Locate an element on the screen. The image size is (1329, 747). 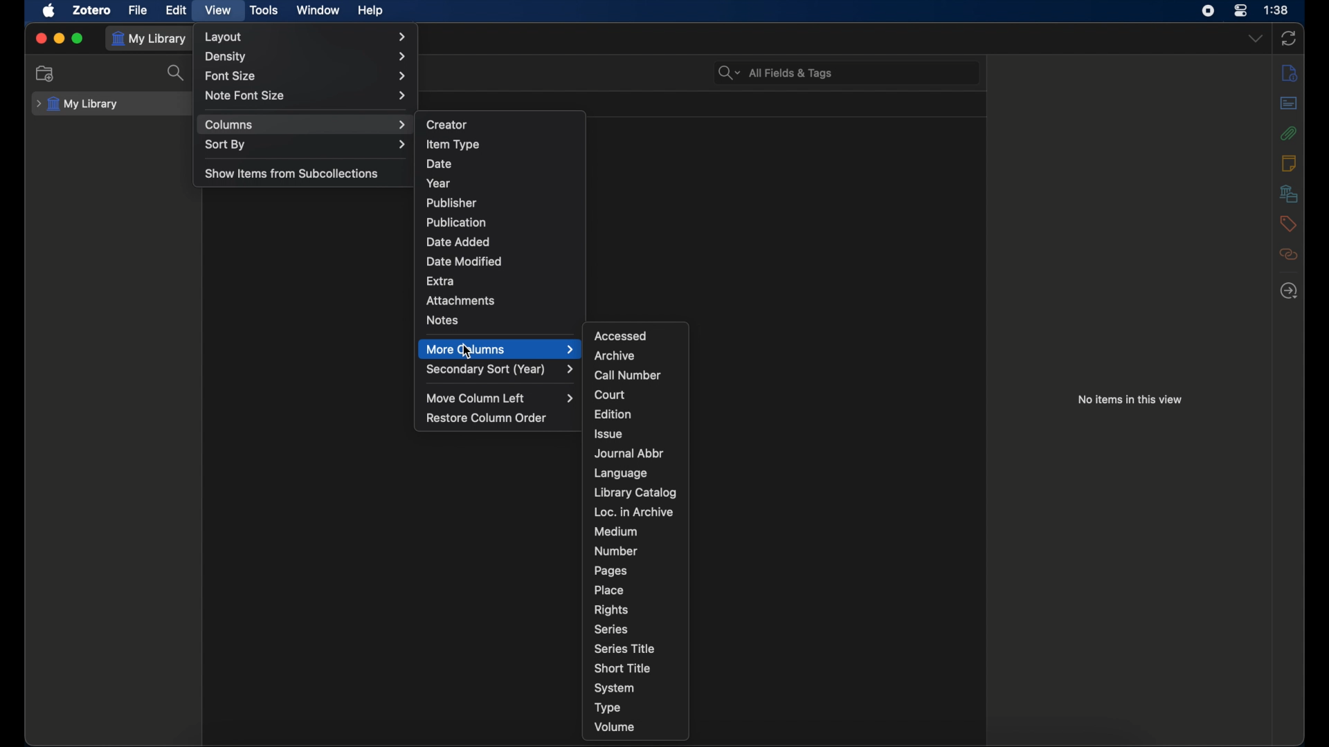
my library is located at coordinates (79, 104).